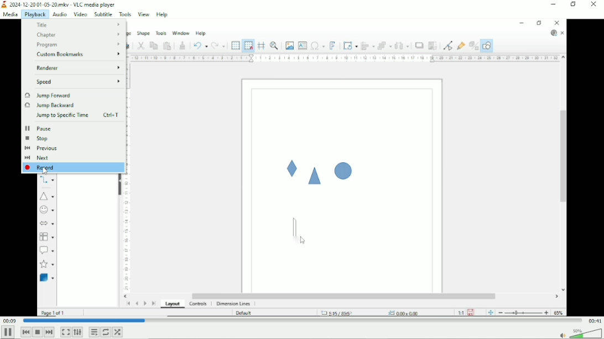 The width and height of the screenshot is (604, 339). Describe the element at coordinates (25, 332) in the screenshot. I see `Previous` at that location.